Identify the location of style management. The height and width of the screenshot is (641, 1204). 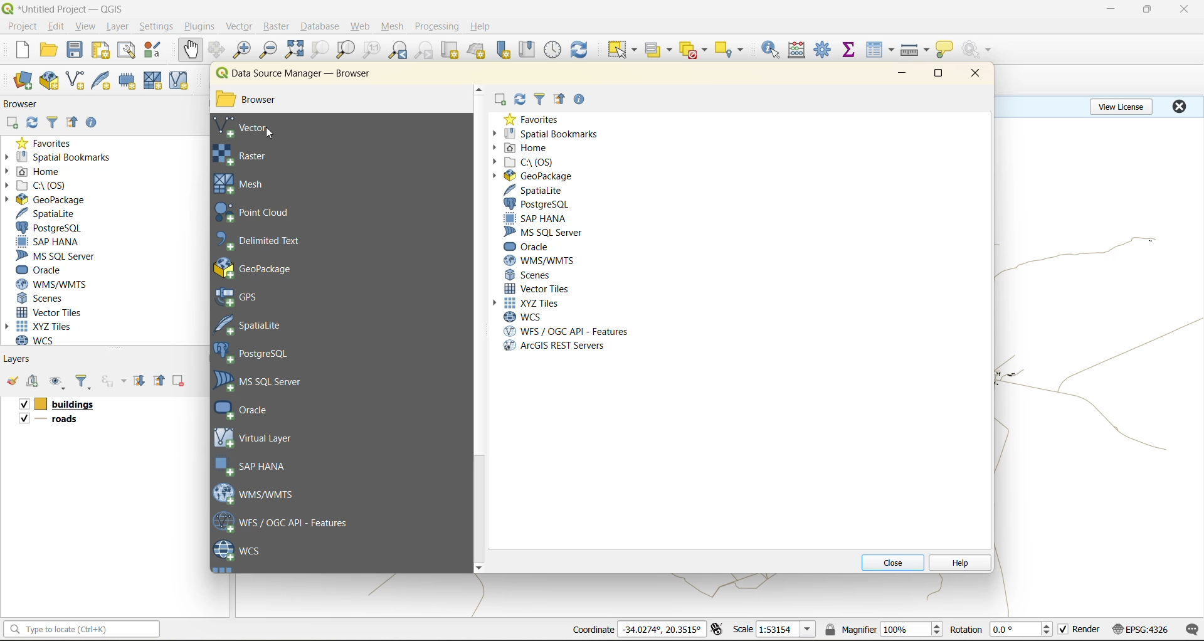
(156, 50).